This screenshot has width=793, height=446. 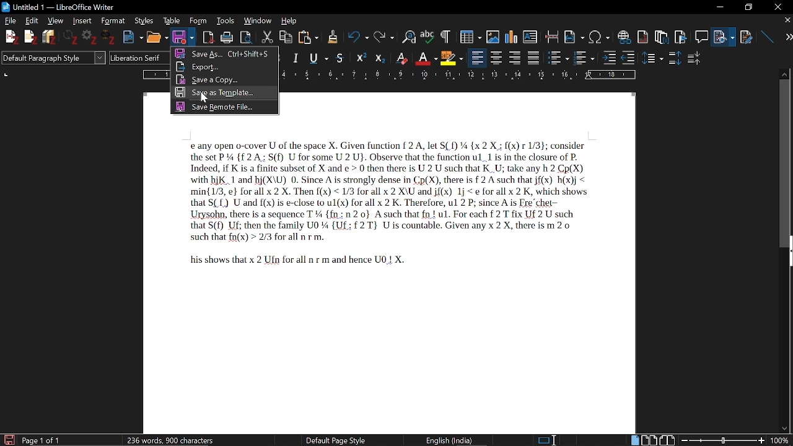 What do you see at coordinates (209, 35) in the screenshot?
I see `Import as pdf` at bounding box center [209, 35].